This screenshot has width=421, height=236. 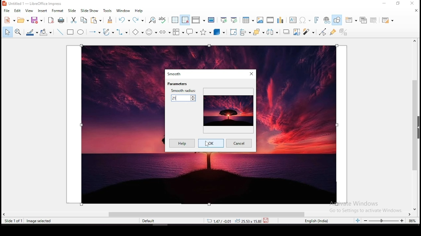 I want to click on insert special characters, so click(x=304, y=20).